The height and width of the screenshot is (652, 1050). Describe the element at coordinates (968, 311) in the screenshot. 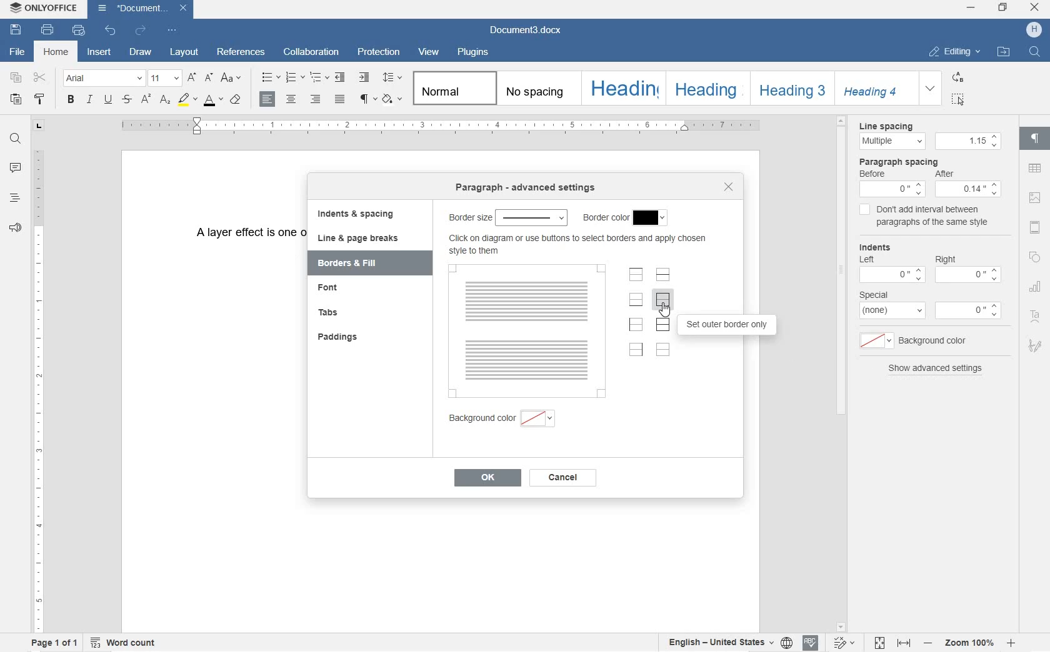

I see `0"` at that location.